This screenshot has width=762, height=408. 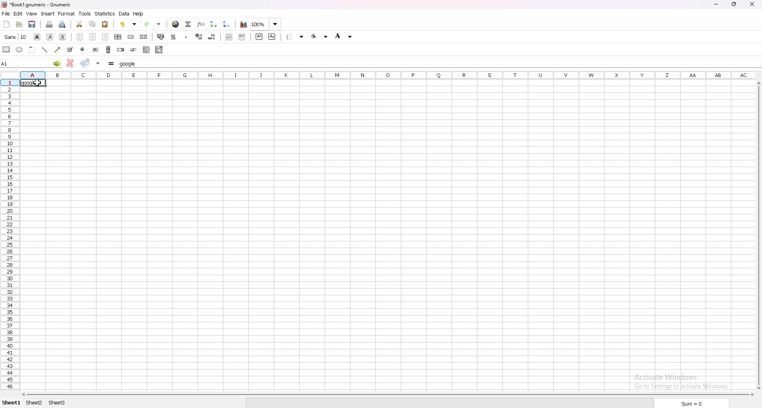 What do you see at coordinates (753, 5) in the screenshot?
I see `c` at bounding box center [753, 5].